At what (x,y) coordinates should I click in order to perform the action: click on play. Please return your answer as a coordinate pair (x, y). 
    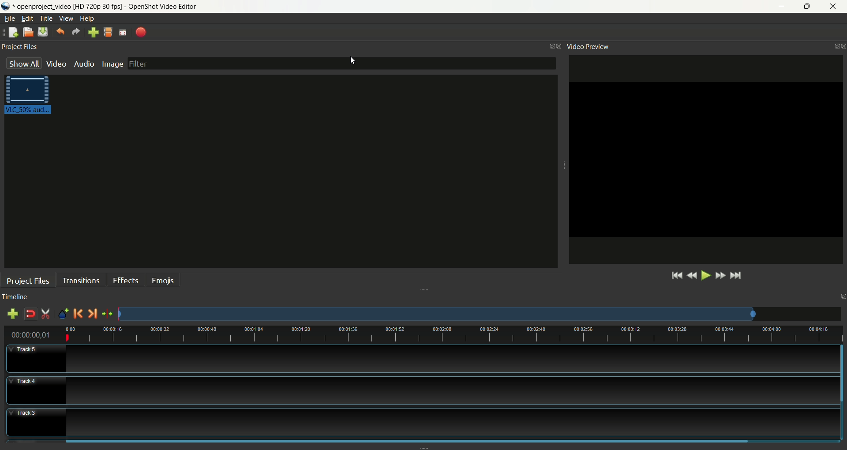
    Looking at the image, I should click on (705, 275).